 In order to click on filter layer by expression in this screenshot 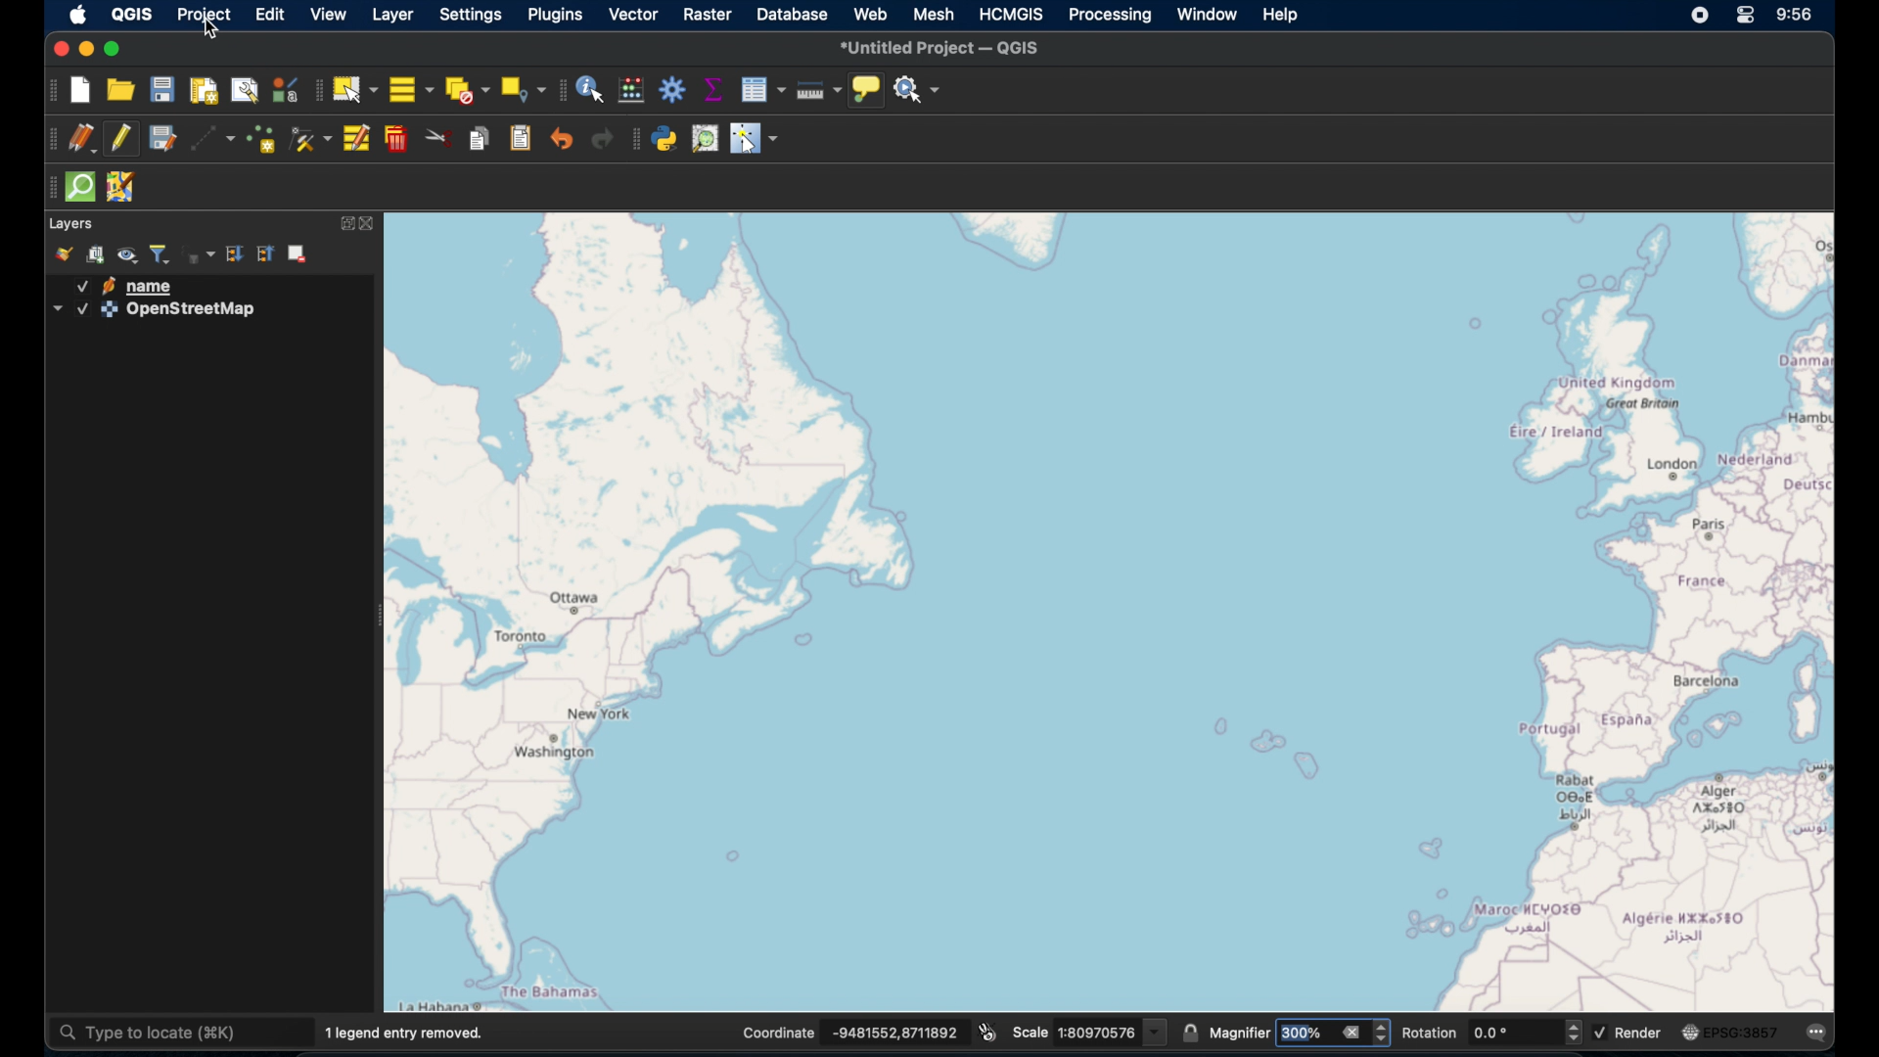, I will do `click(202, 253)`.